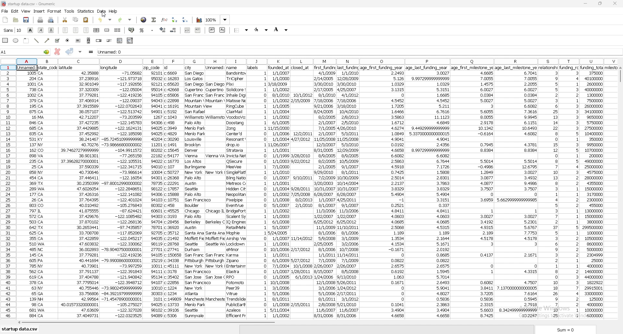  I want to click on increase decimals, so click(163, 30).